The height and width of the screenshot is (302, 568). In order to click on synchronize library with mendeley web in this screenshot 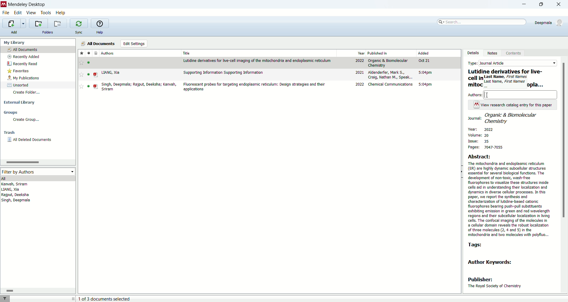, I will do `click(79, 24)`.